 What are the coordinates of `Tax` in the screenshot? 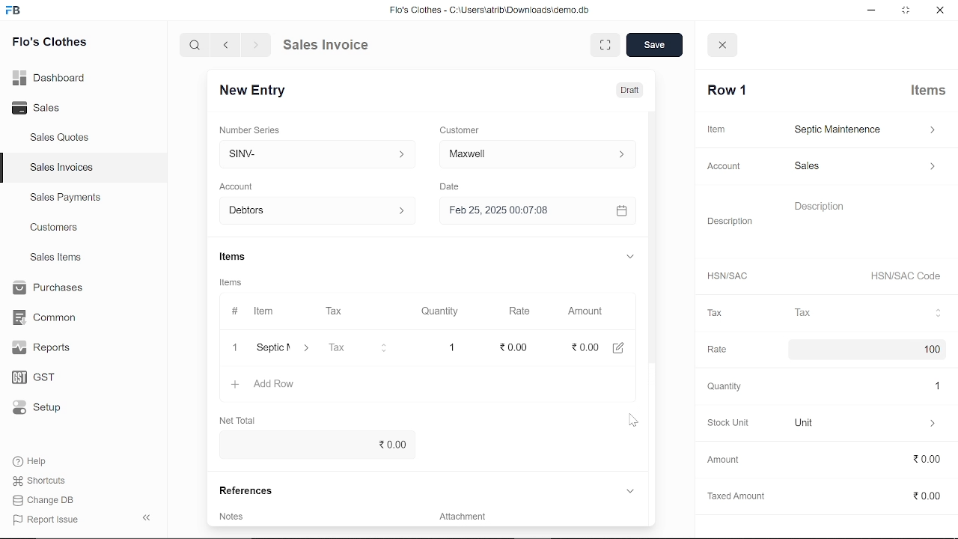 It's located at (714, 314).